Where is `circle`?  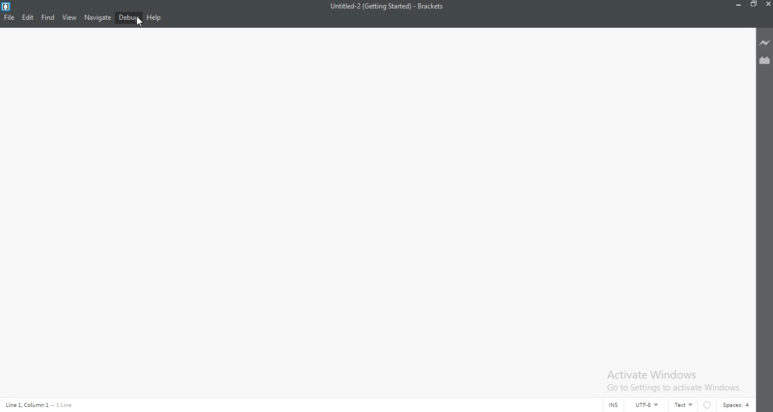 circle is located at coordinates (709, 404).